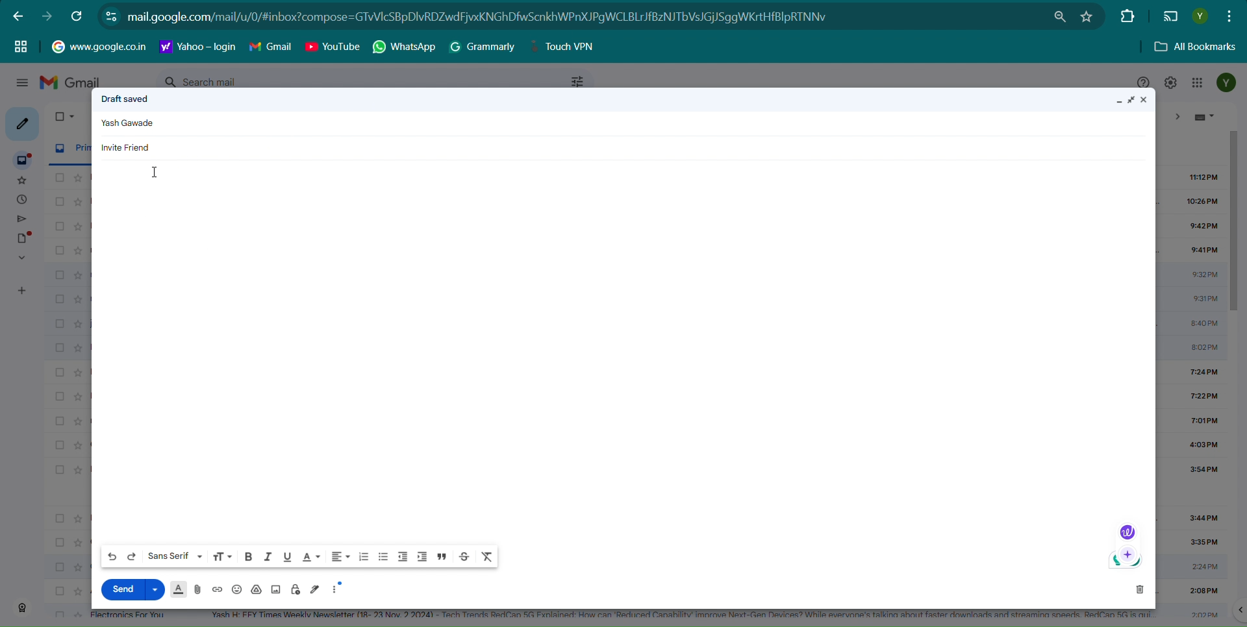  Describe the element at coordinates (1087, 16) in the screenshot. I see `Bookmark this tab` at that location.